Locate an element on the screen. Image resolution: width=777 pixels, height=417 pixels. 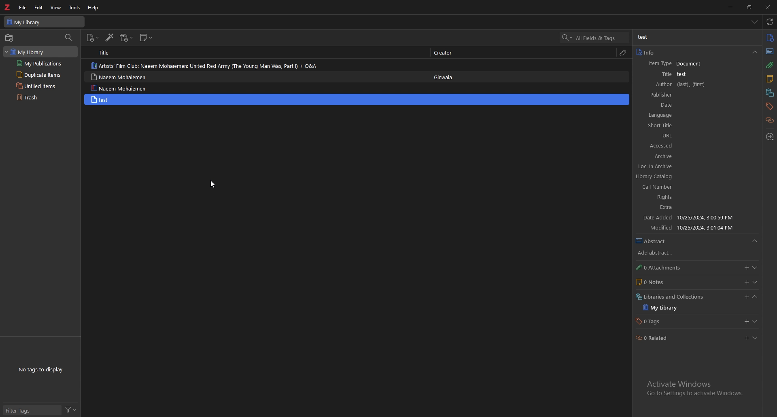
locate is located at coordinates (771, 137).